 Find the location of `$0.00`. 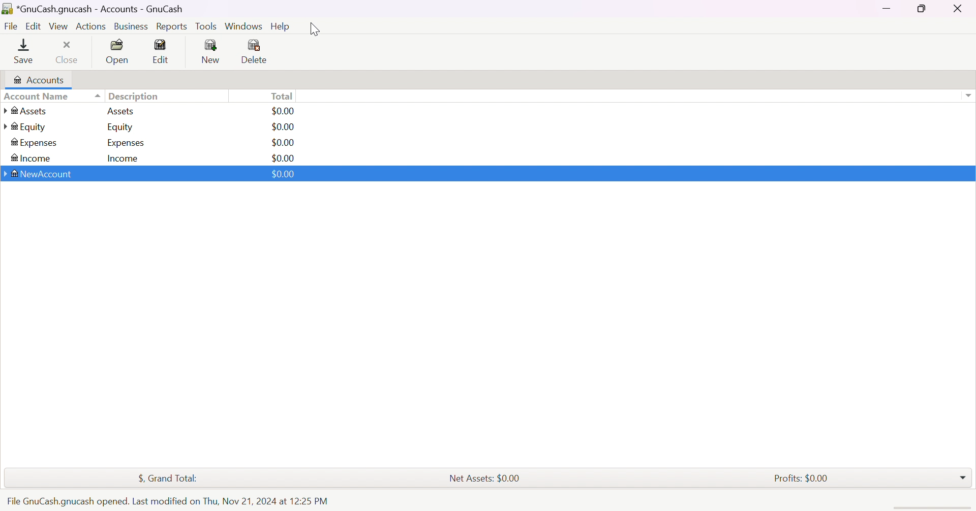

$0.00 is located at coordinates (287, 111).